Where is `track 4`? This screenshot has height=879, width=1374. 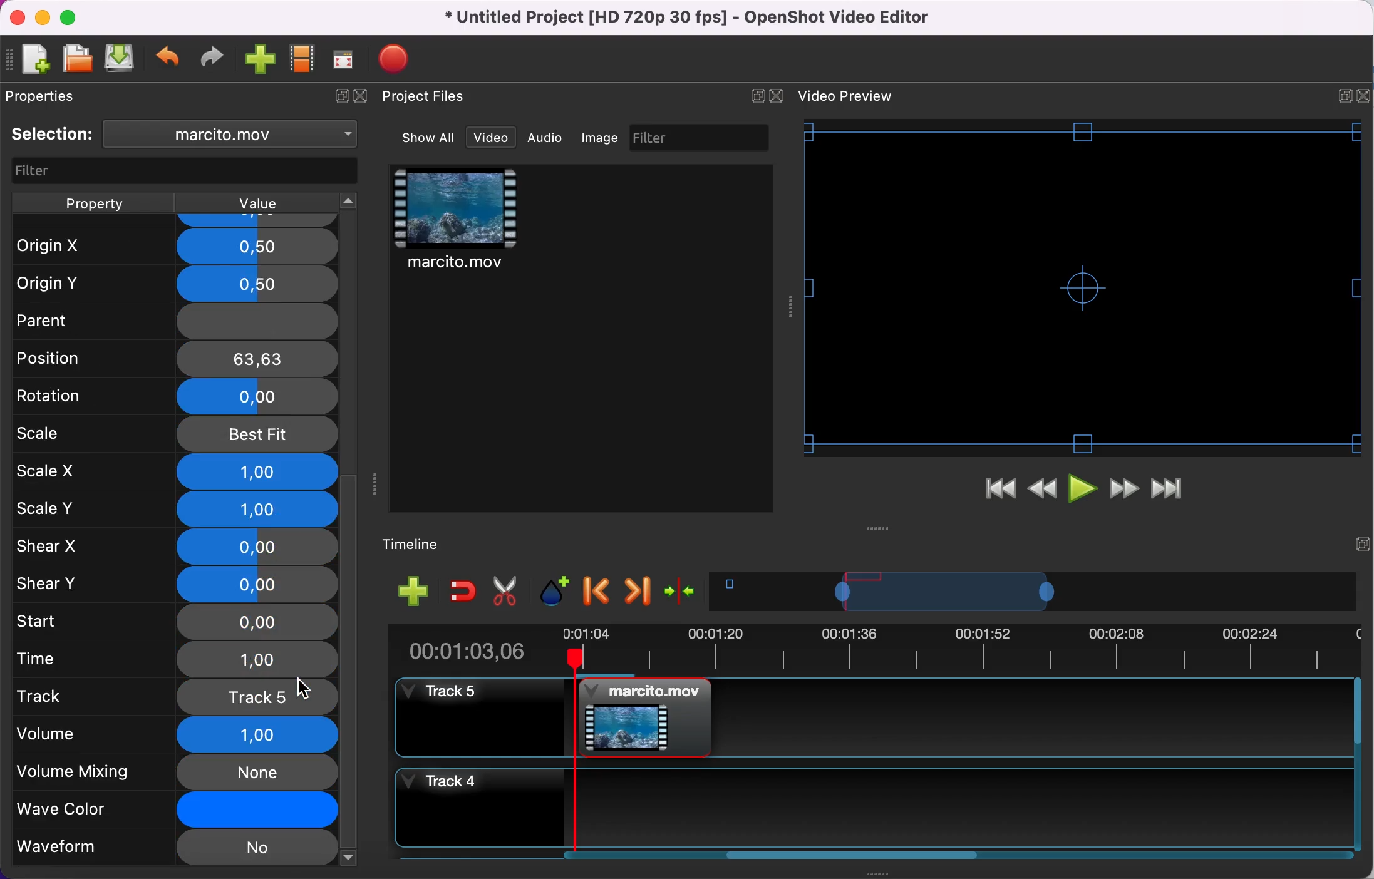
track 4 is located at coordinates (870, 808).